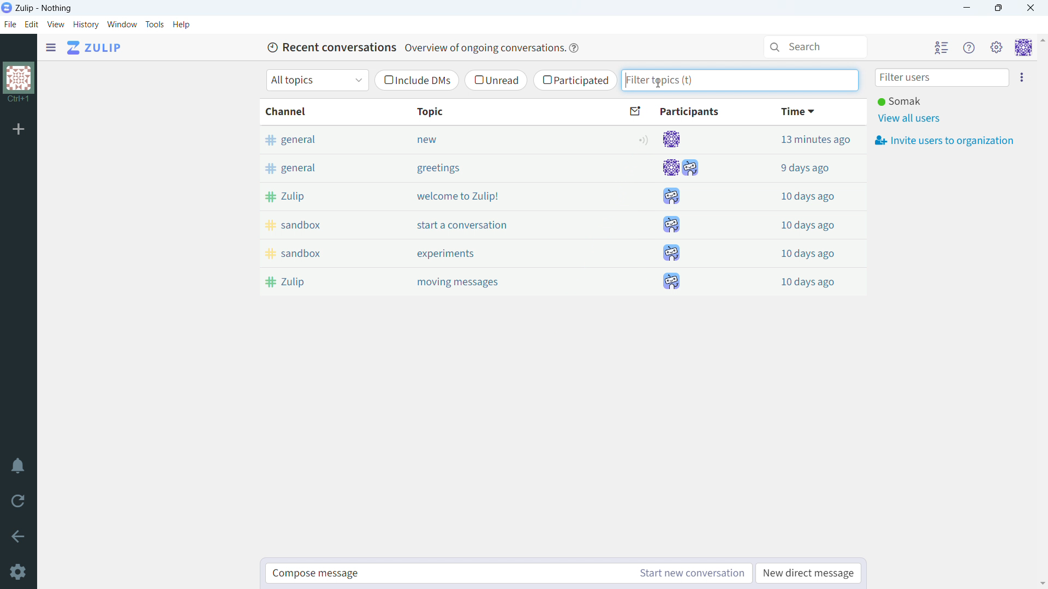  I want to click on include dms, so click(416, 81).